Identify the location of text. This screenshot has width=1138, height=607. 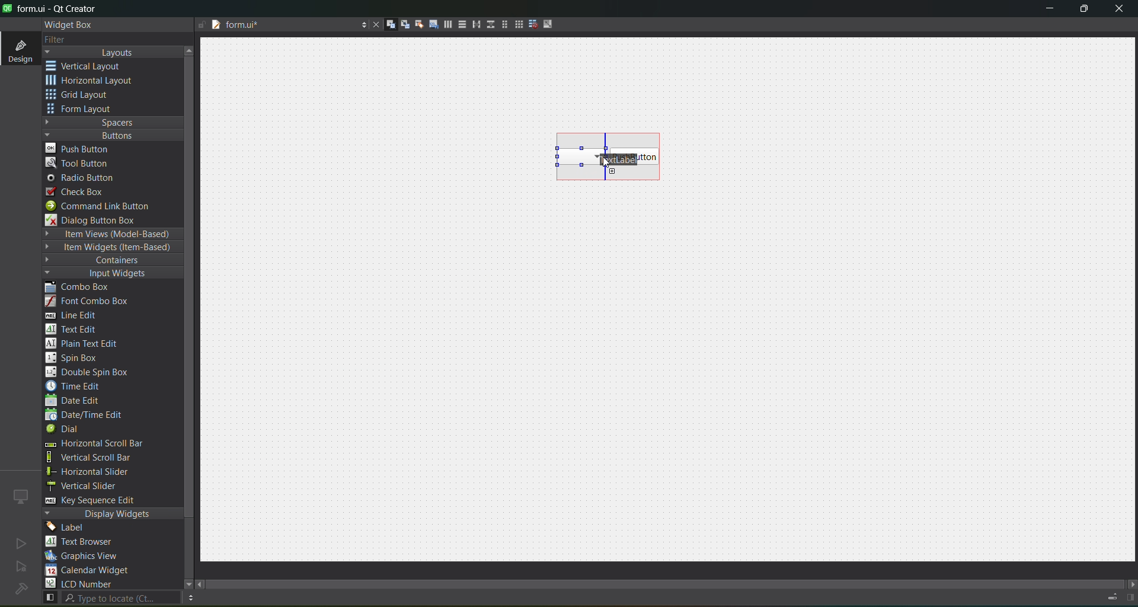
(86, 542).